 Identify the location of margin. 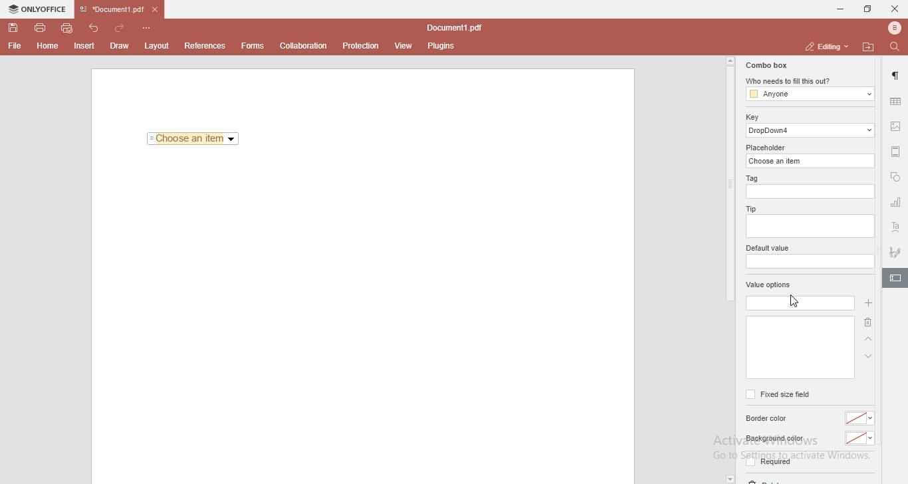
(896, 150).